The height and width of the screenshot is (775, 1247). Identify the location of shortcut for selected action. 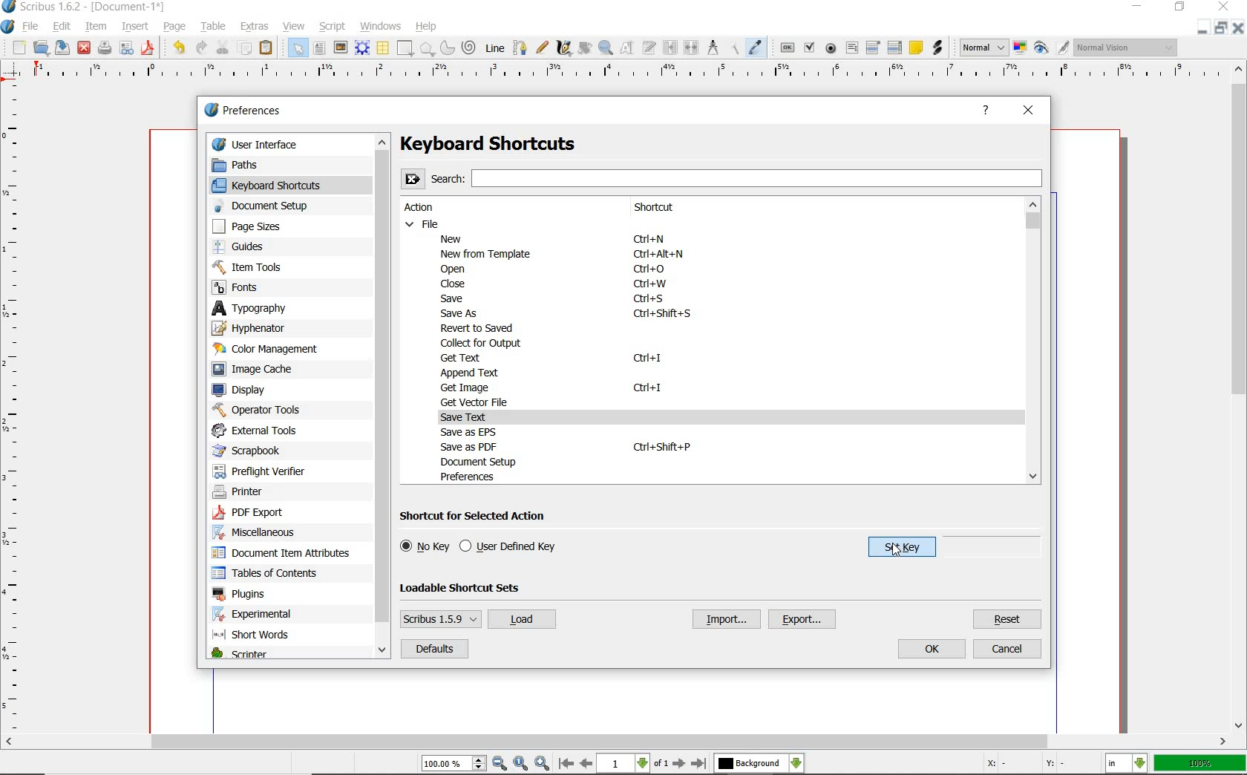
(478, 517).